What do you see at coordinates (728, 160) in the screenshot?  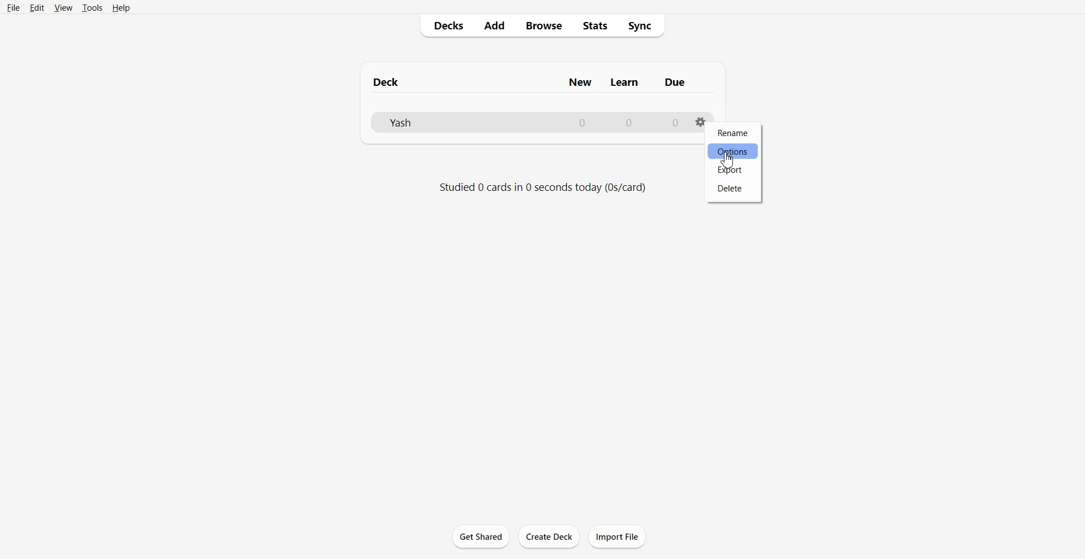 I see `Cursor` at bounding box center [728, 160].